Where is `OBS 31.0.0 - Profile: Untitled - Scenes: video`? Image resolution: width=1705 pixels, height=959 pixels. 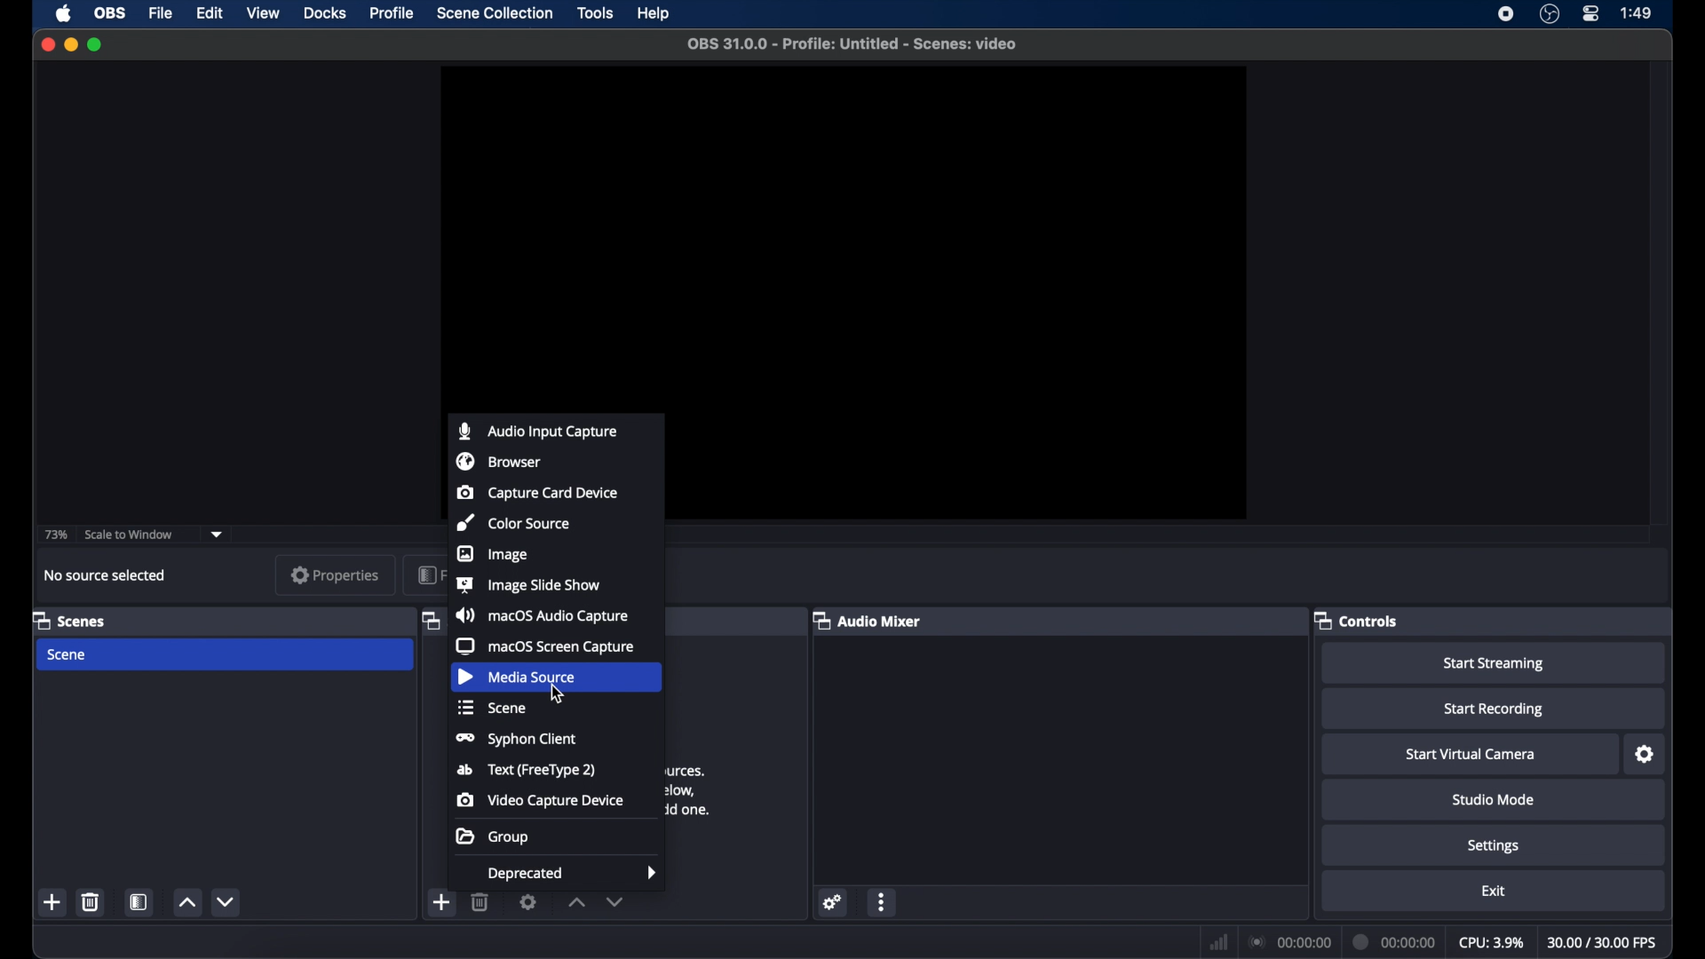
OBS 31.0.0 - Profile: Untitled - Scenes: video is located at coordinates (852, 44).